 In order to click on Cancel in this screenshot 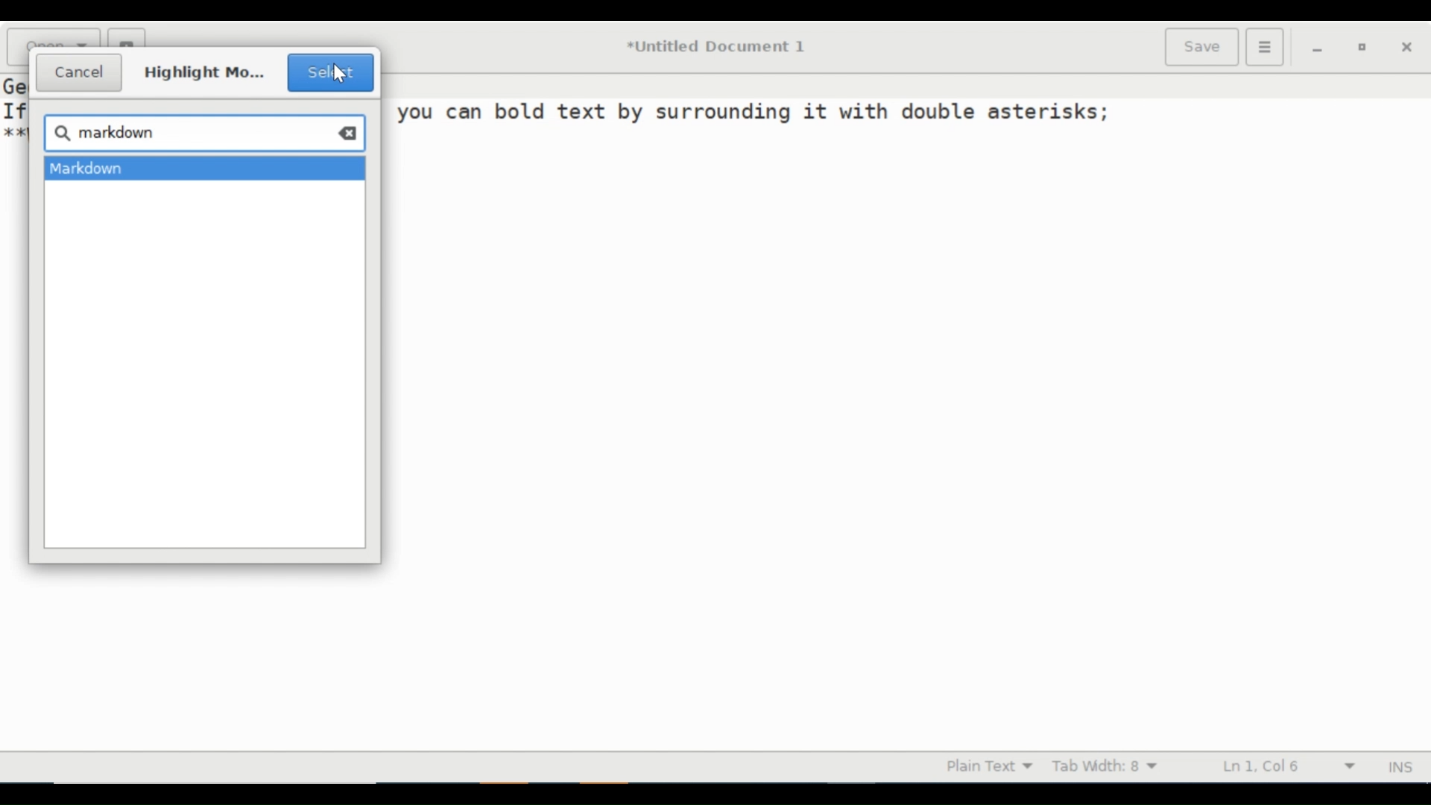, I will do `click(80, 73)`.